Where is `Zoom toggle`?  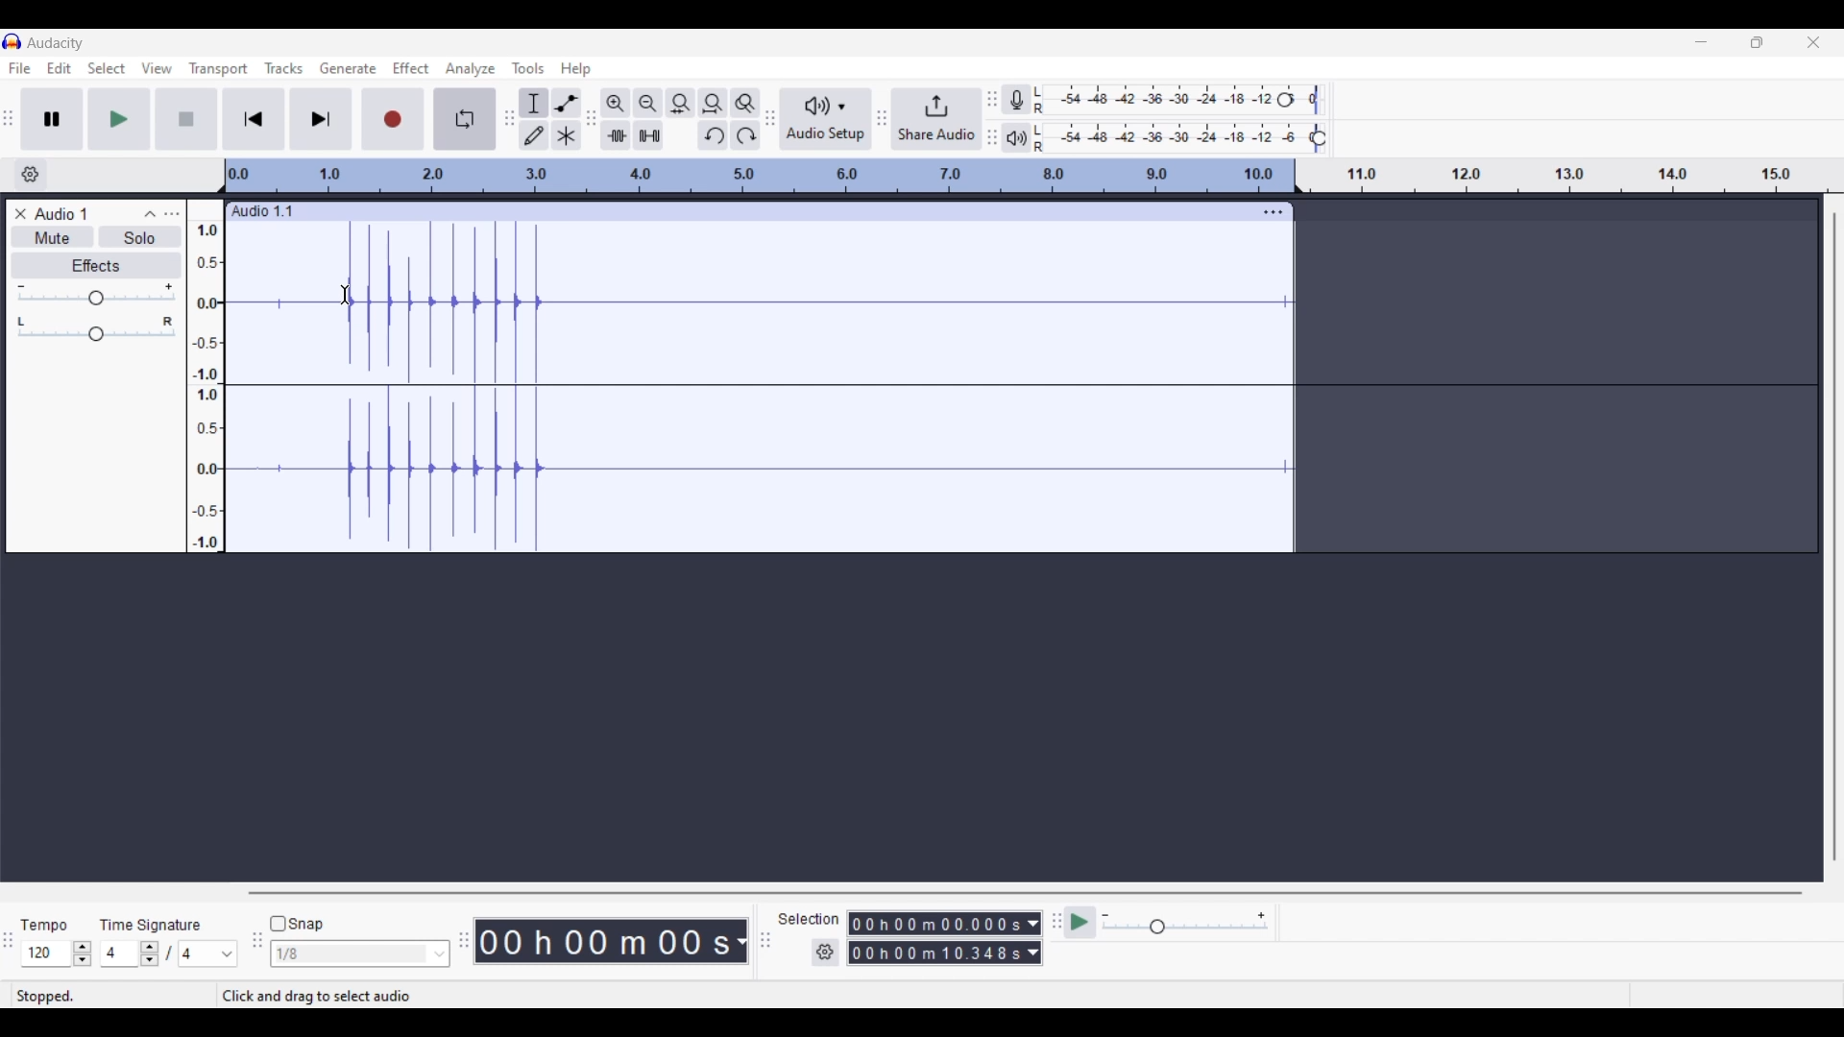
Zoom toggle is located at coordinates (745, 103).